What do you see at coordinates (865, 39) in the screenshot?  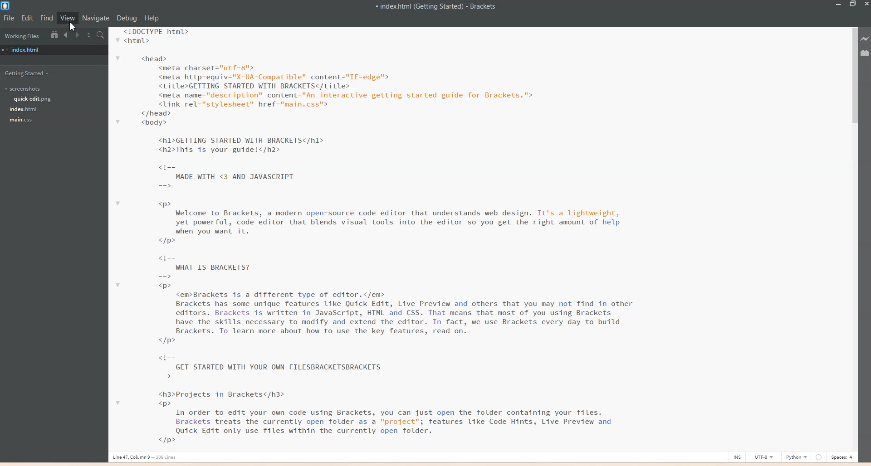 I see `Live Preview` at bounding box center [865, 39].